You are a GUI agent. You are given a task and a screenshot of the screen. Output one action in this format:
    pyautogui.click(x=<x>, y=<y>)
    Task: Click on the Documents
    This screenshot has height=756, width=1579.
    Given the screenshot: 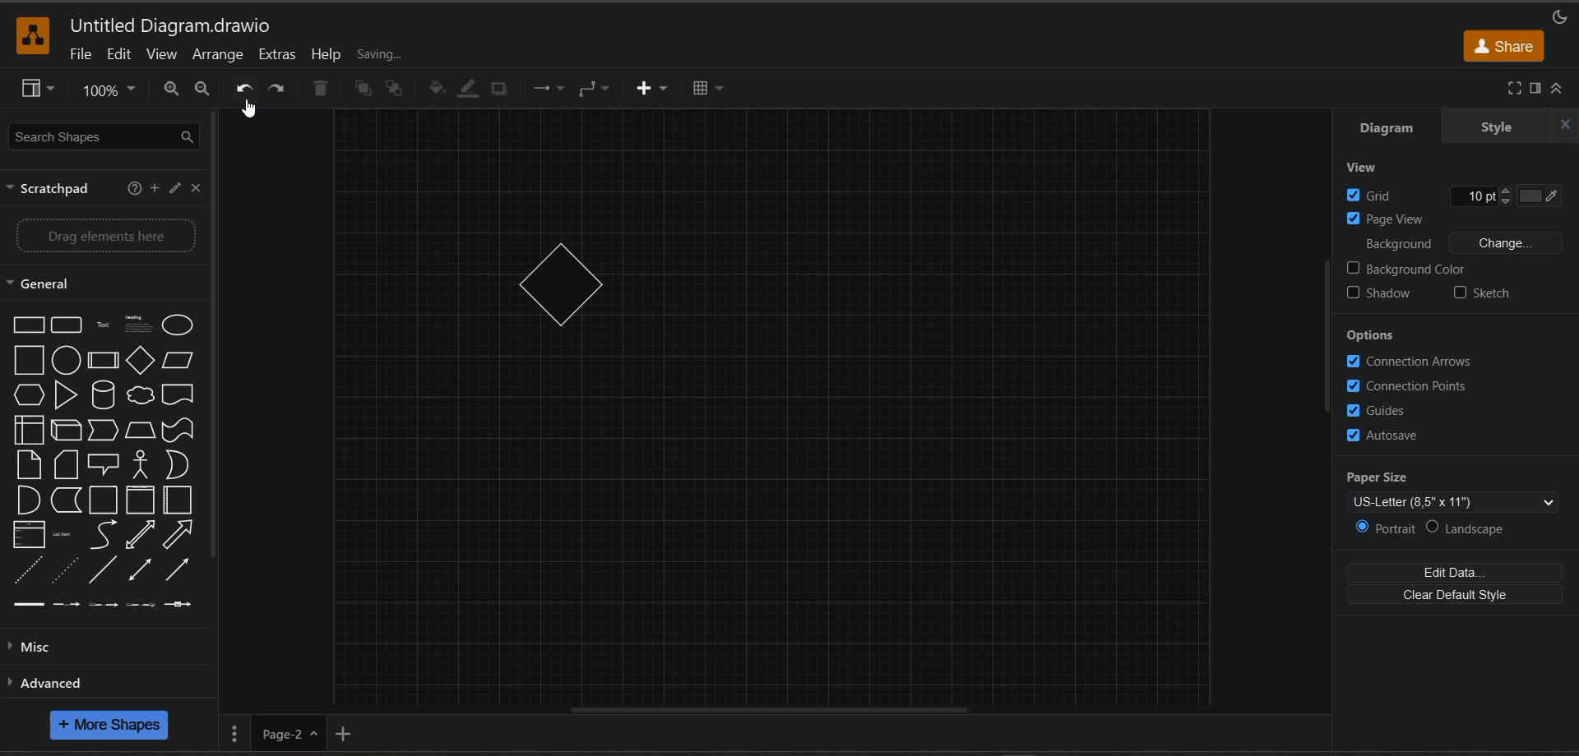 What is the action you would take?
    pyautogui.click(x=178, y=394)
    